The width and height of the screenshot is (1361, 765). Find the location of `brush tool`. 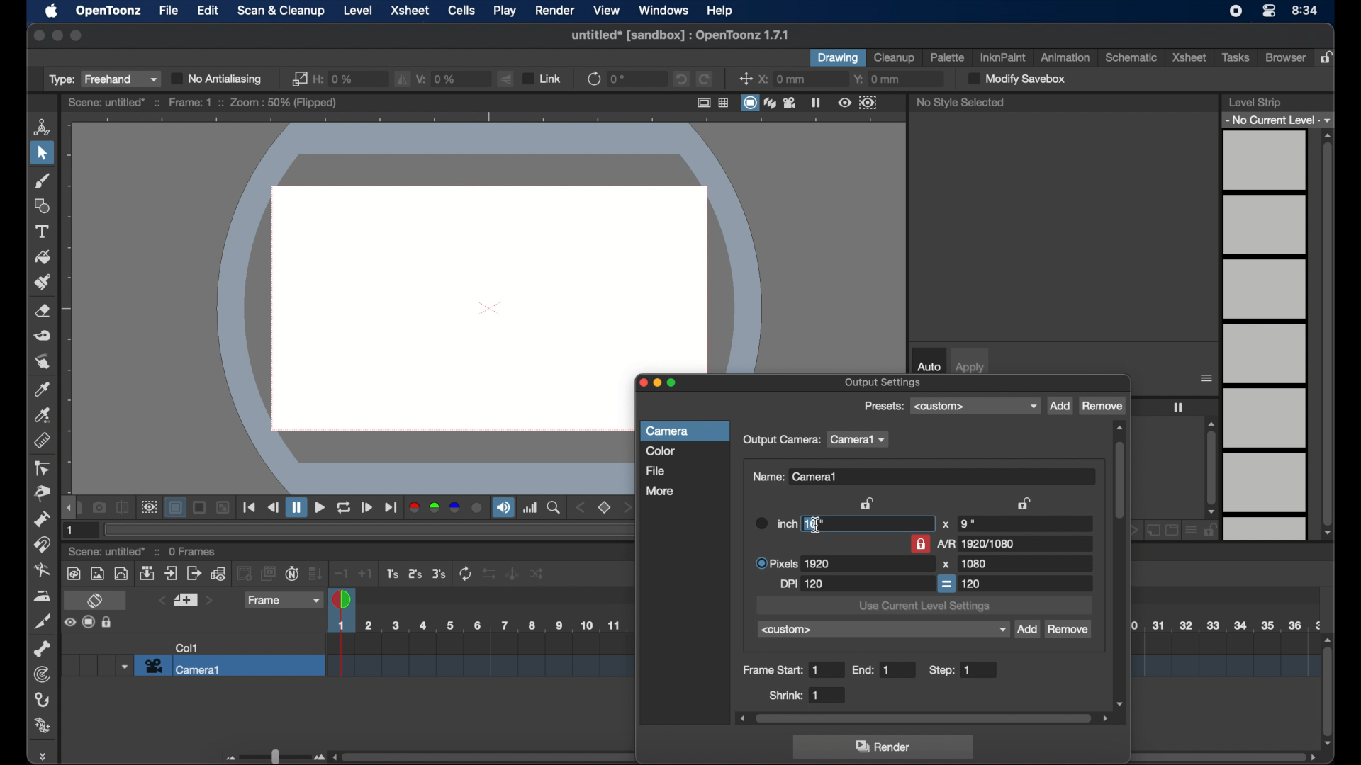

brush tool is located at coordinates (43, 181).